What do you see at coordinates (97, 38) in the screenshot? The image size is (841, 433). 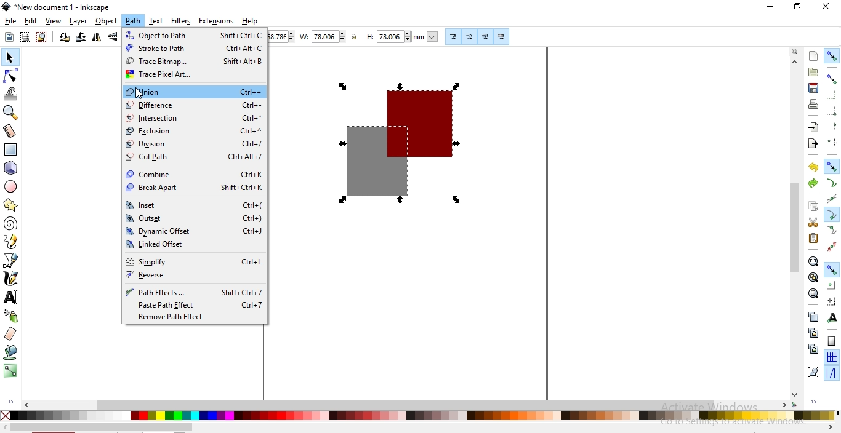 I see `flip horizontal` at bounding box center [97, 38].